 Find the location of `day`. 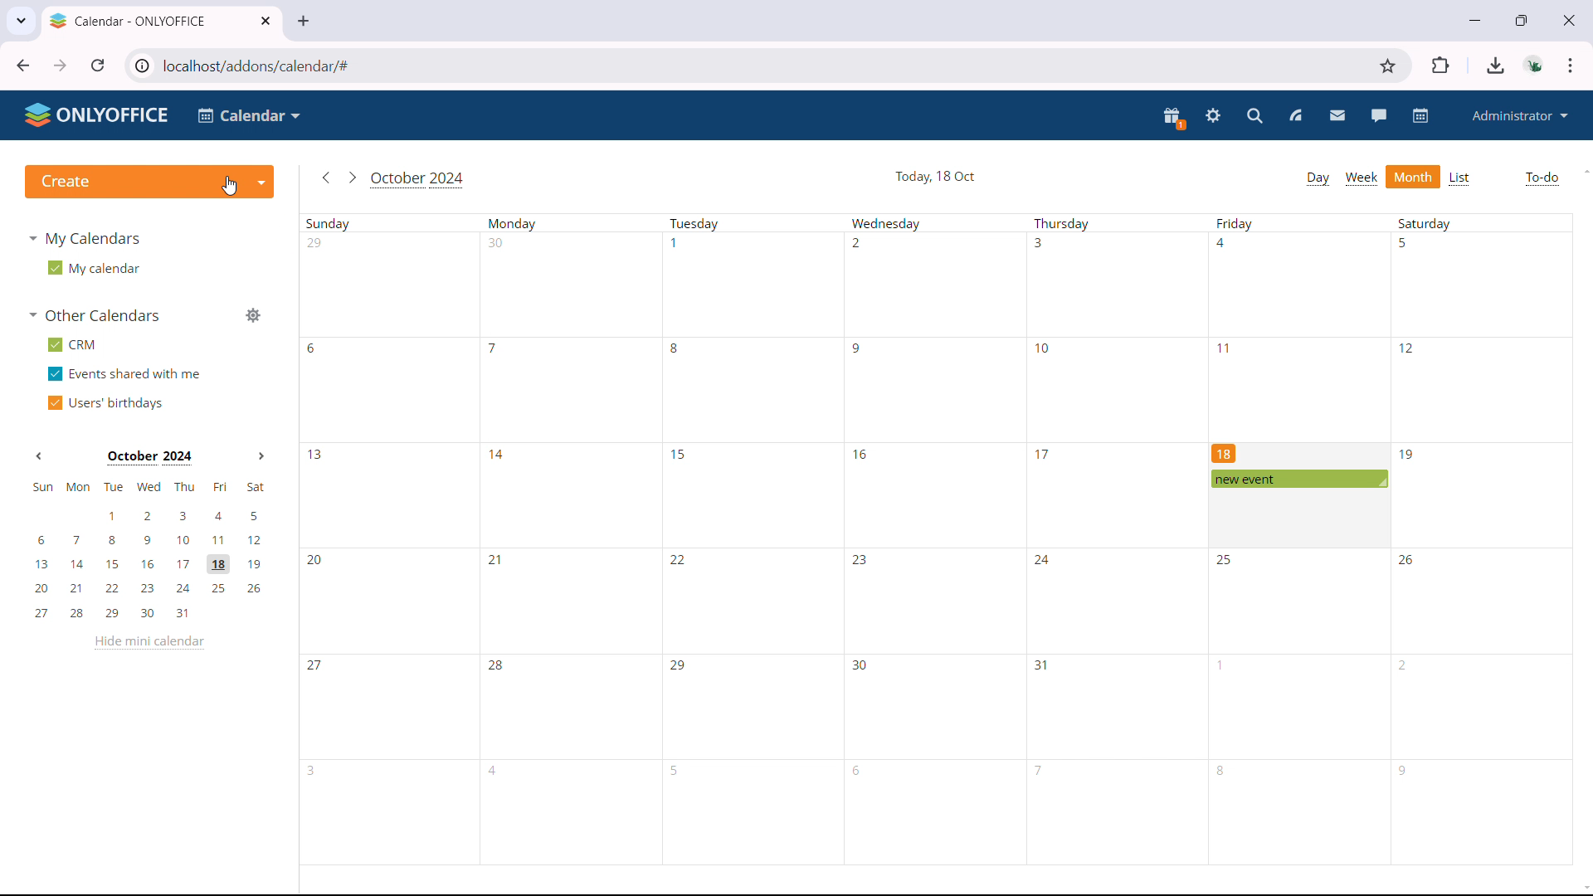

day is located at coordinates (1318, 178).